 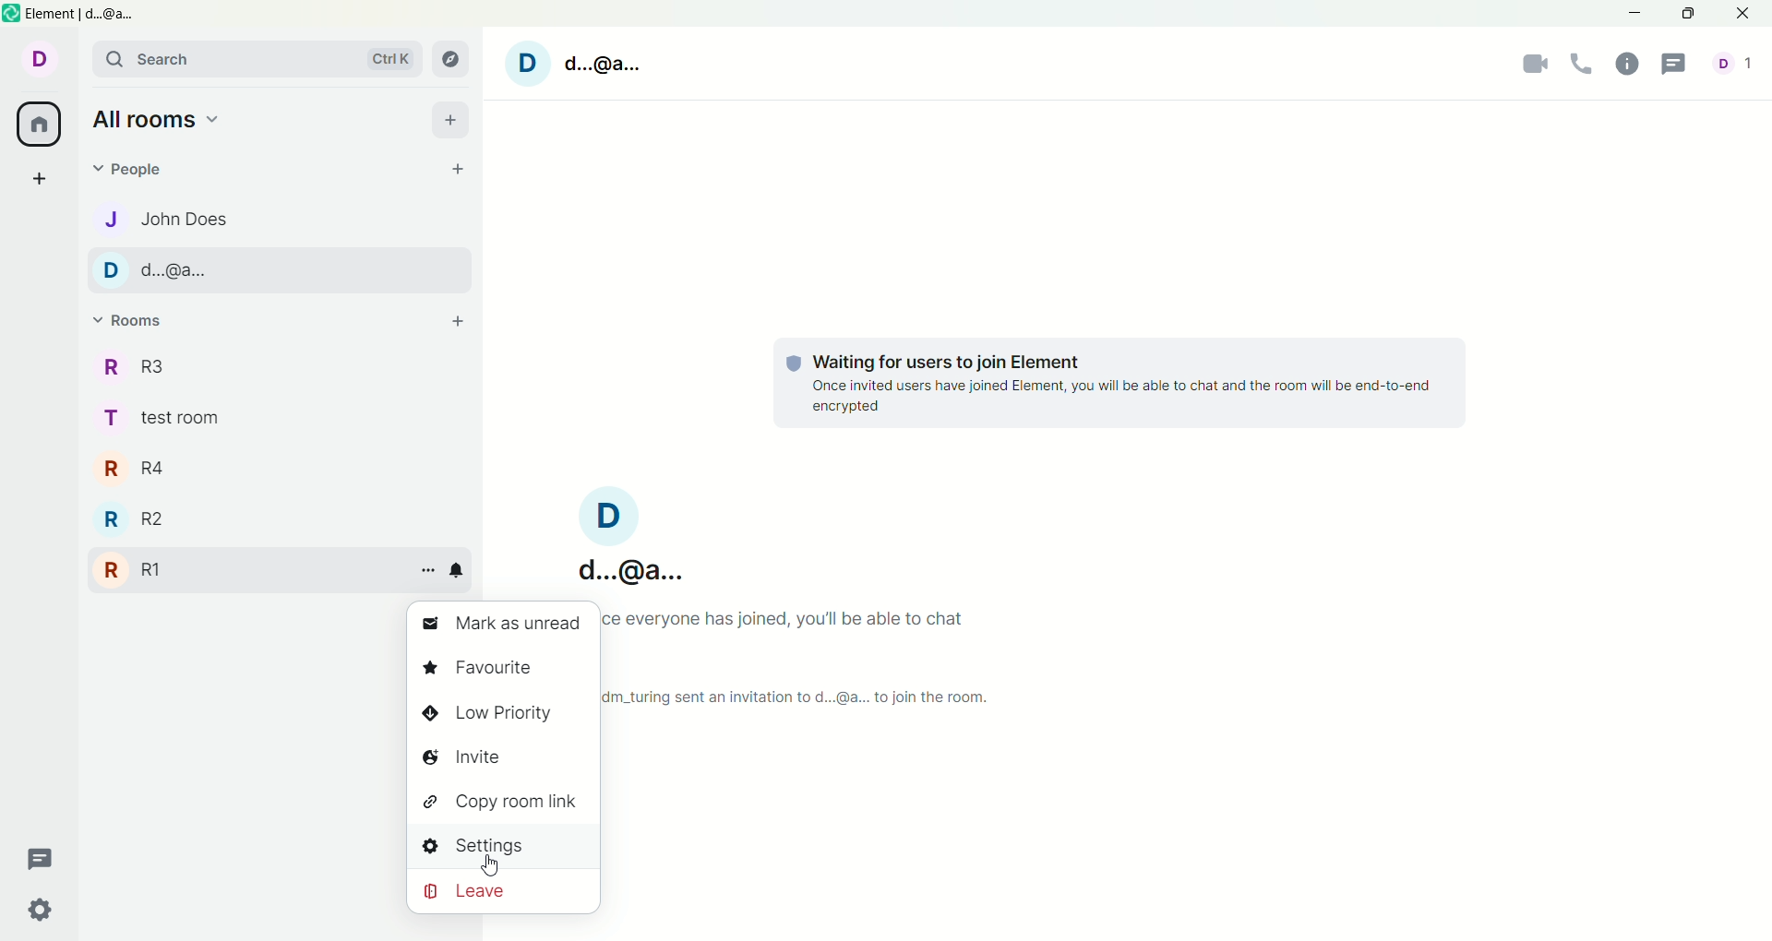 What do you see at coordinates (1630, 66) in the screenshot?
I see `room info` at bounding box center [1630, 66].